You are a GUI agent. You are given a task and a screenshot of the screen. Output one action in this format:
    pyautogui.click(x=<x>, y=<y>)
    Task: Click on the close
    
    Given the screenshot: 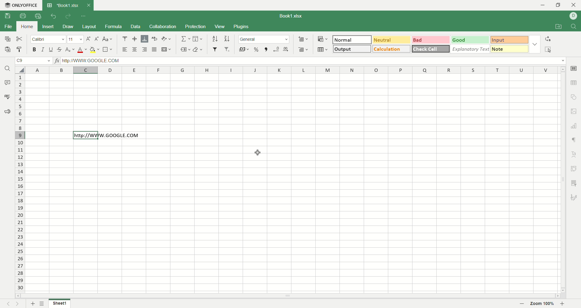 What is the action you would take?
    pyautogui.click(x=574, y=5)
    